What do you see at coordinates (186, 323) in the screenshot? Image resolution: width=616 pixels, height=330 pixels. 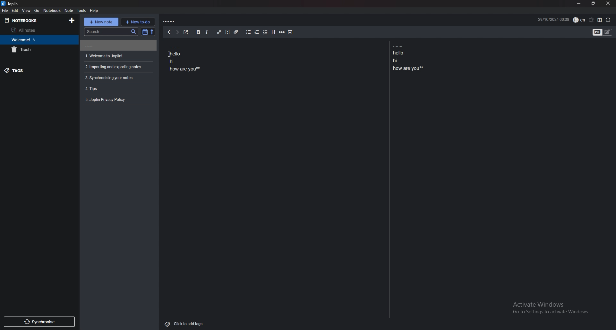 I see `` at bounding box center [186, 323].